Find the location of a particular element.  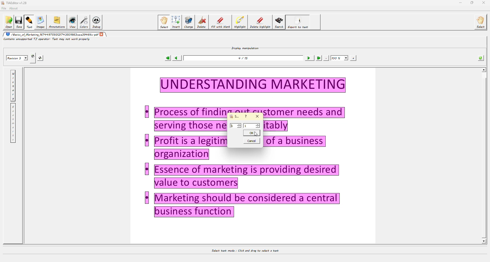

minimize is located at coordinates (459, 3).